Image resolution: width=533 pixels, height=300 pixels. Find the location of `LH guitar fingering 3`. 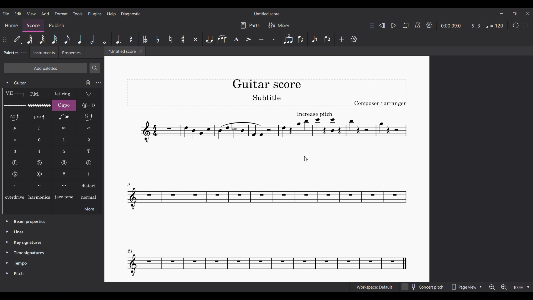

LH guitar fingering 3 is located at coordinates (15, 151).